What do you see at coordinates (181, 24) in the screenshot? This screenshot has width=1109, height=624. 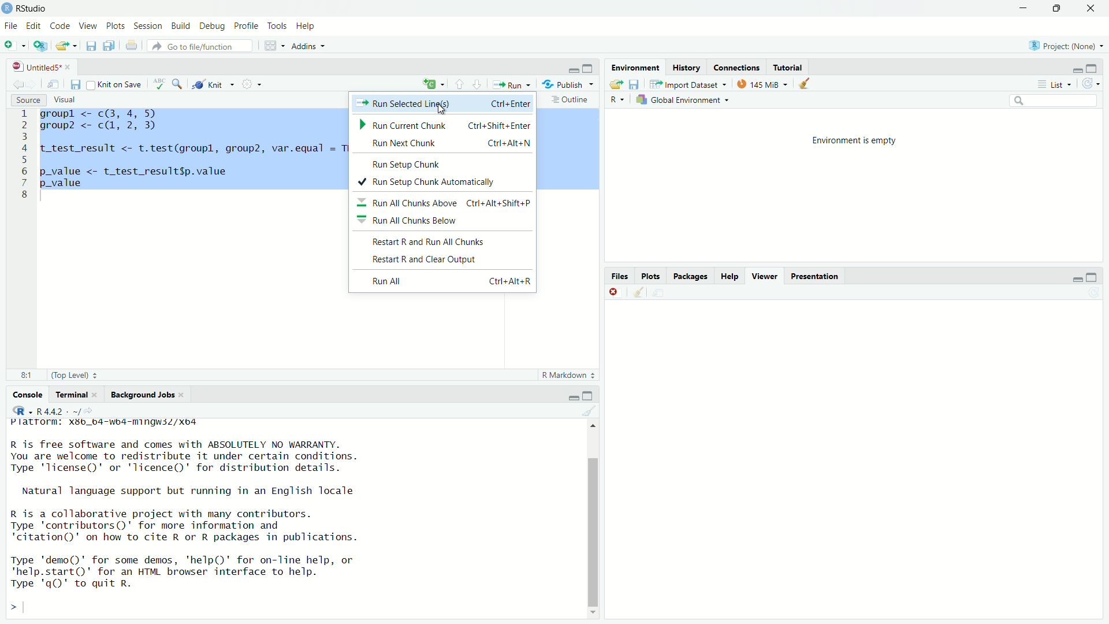 I see `Build` at bounding box center [181, 24].